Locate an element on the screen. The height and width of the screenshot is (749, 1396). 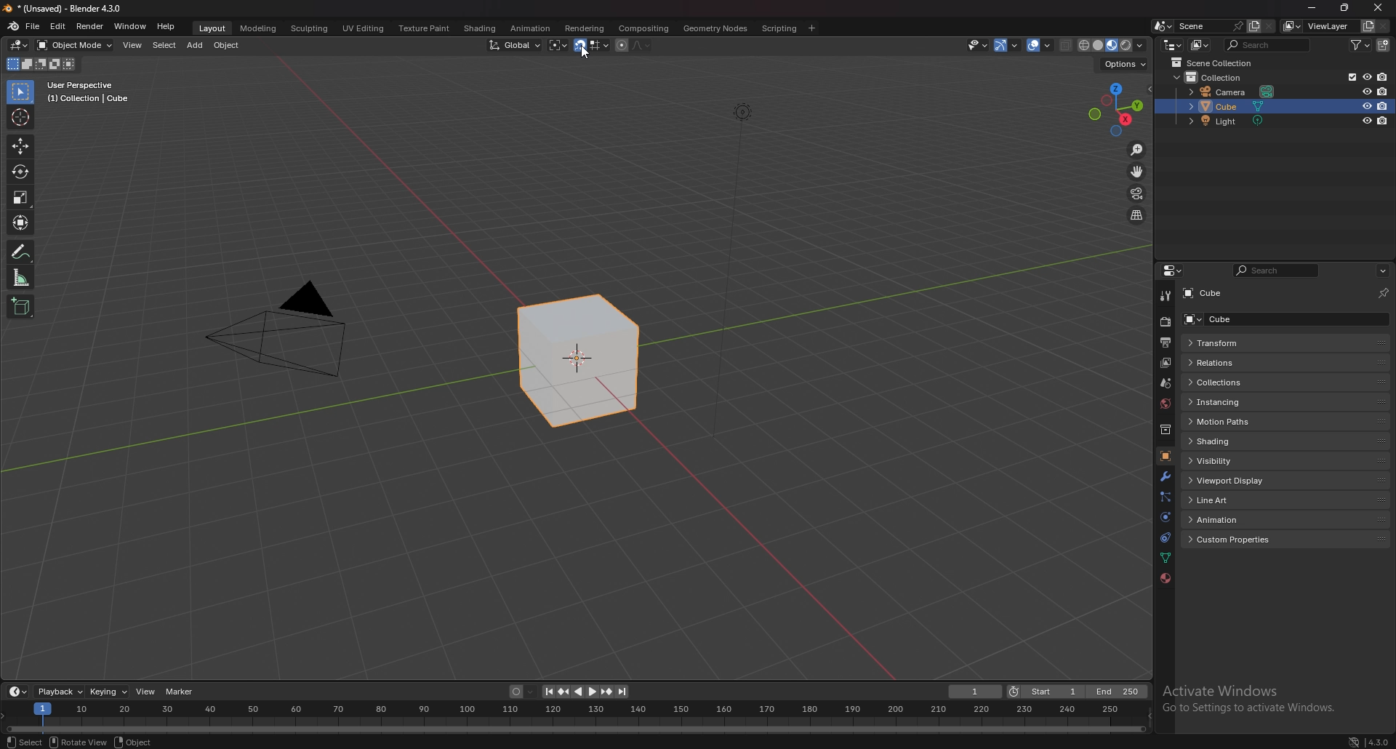
minimize is located at coordinates (1312, 7).